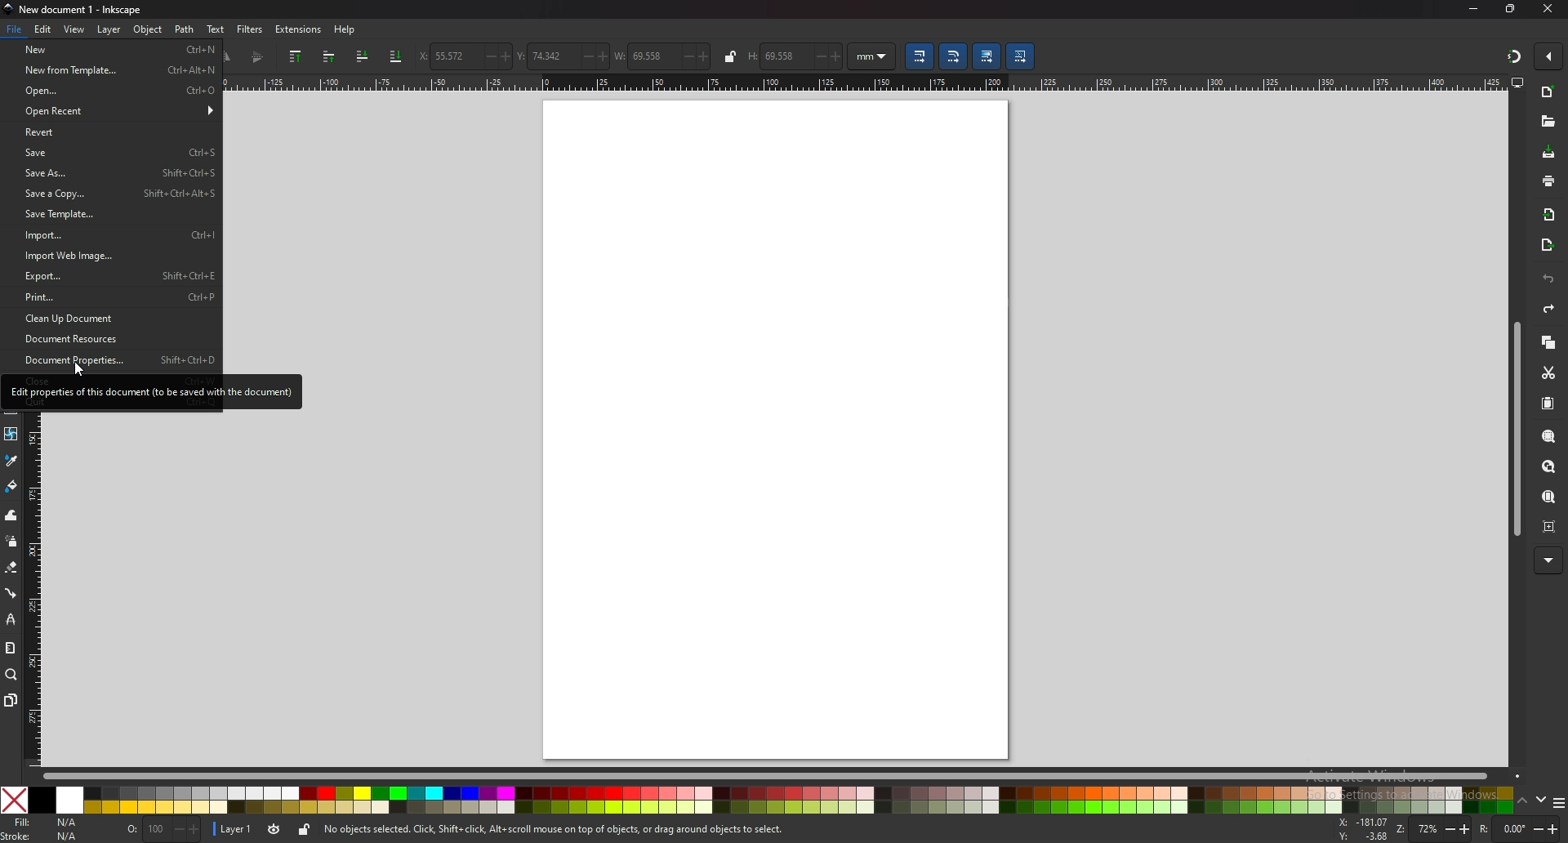 The image size is (1568, 843). I want to click on more colors, so click(1558, 800).